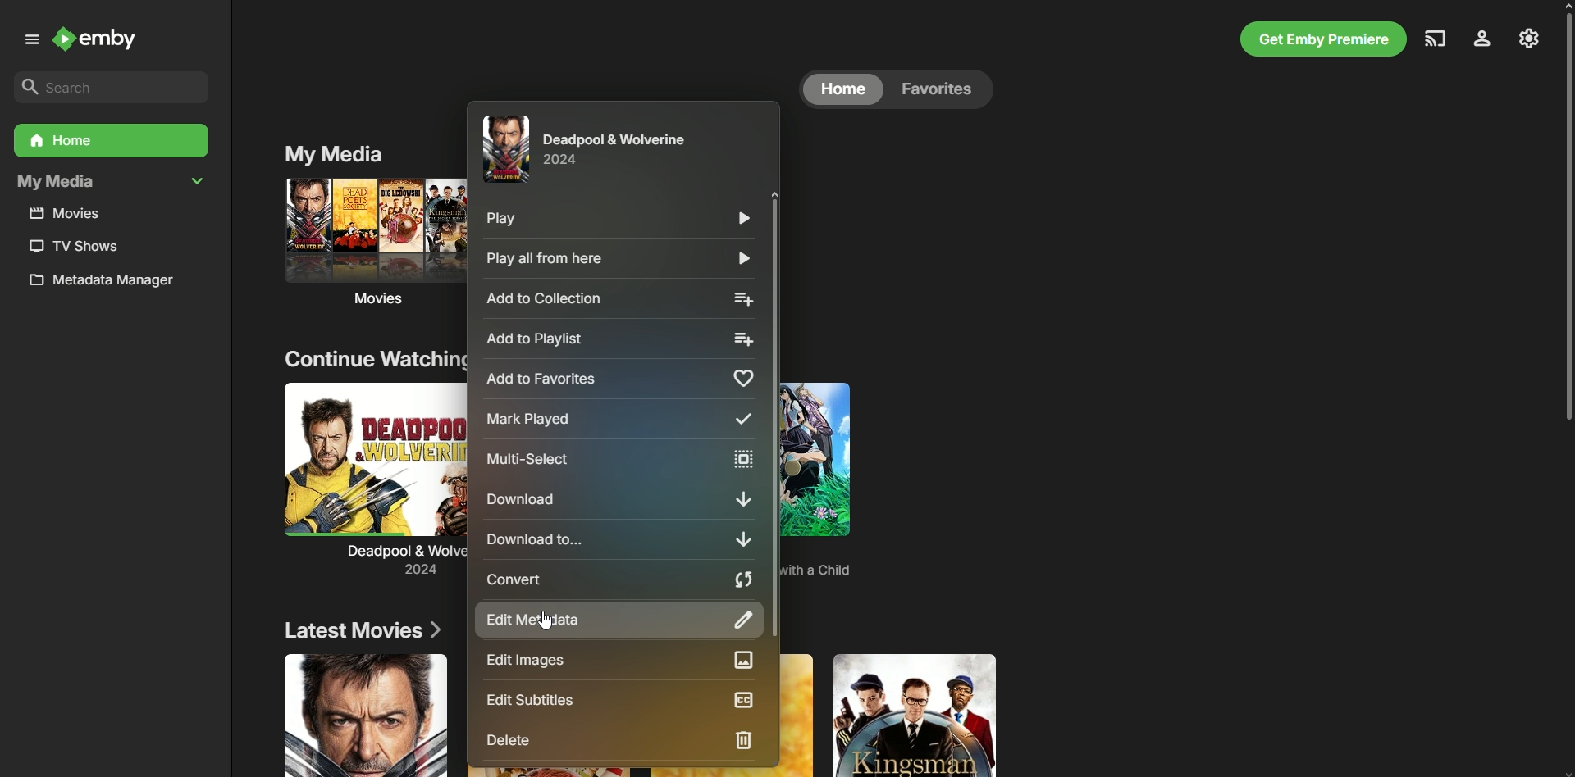 This screenshot has width=1575, height=777. What do you see at coordinates (620, 743) in the screenshot?
I see `Delete` at bounding box center [620, 743].